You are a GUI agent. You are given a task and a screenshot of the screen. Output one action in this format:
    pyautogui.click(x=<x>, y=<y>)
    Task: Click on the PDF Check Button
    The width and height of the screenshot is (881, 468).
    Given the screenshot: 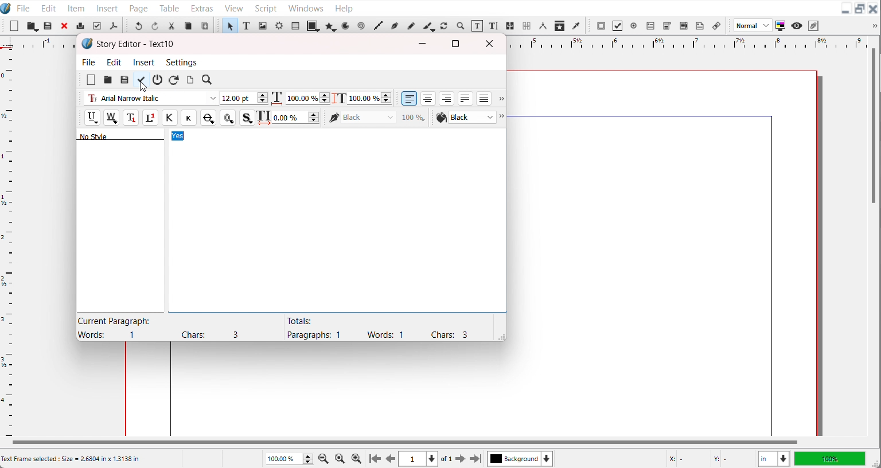 What is the action you would take?
    pyautogui.click(x=617, y=26)
    